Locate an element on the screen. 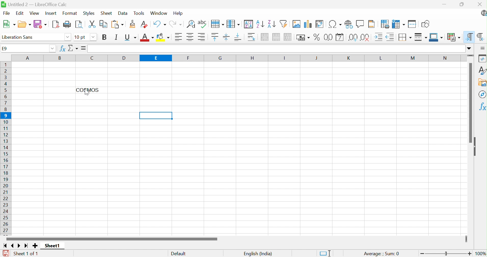 Image resolution: width=487 pixels, height=257 pixels. Formula is located at coordinates (83, 48).